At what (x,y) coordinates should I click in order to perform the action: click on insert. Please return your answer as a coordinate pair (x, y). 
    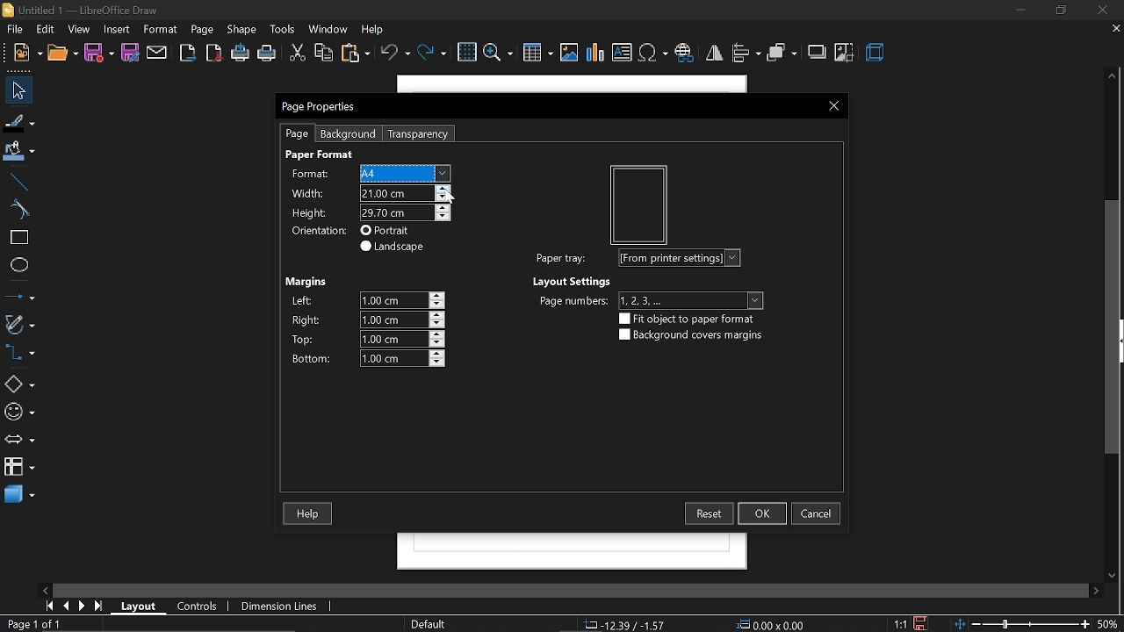
    Looking at the image, I should click on (114, 29).